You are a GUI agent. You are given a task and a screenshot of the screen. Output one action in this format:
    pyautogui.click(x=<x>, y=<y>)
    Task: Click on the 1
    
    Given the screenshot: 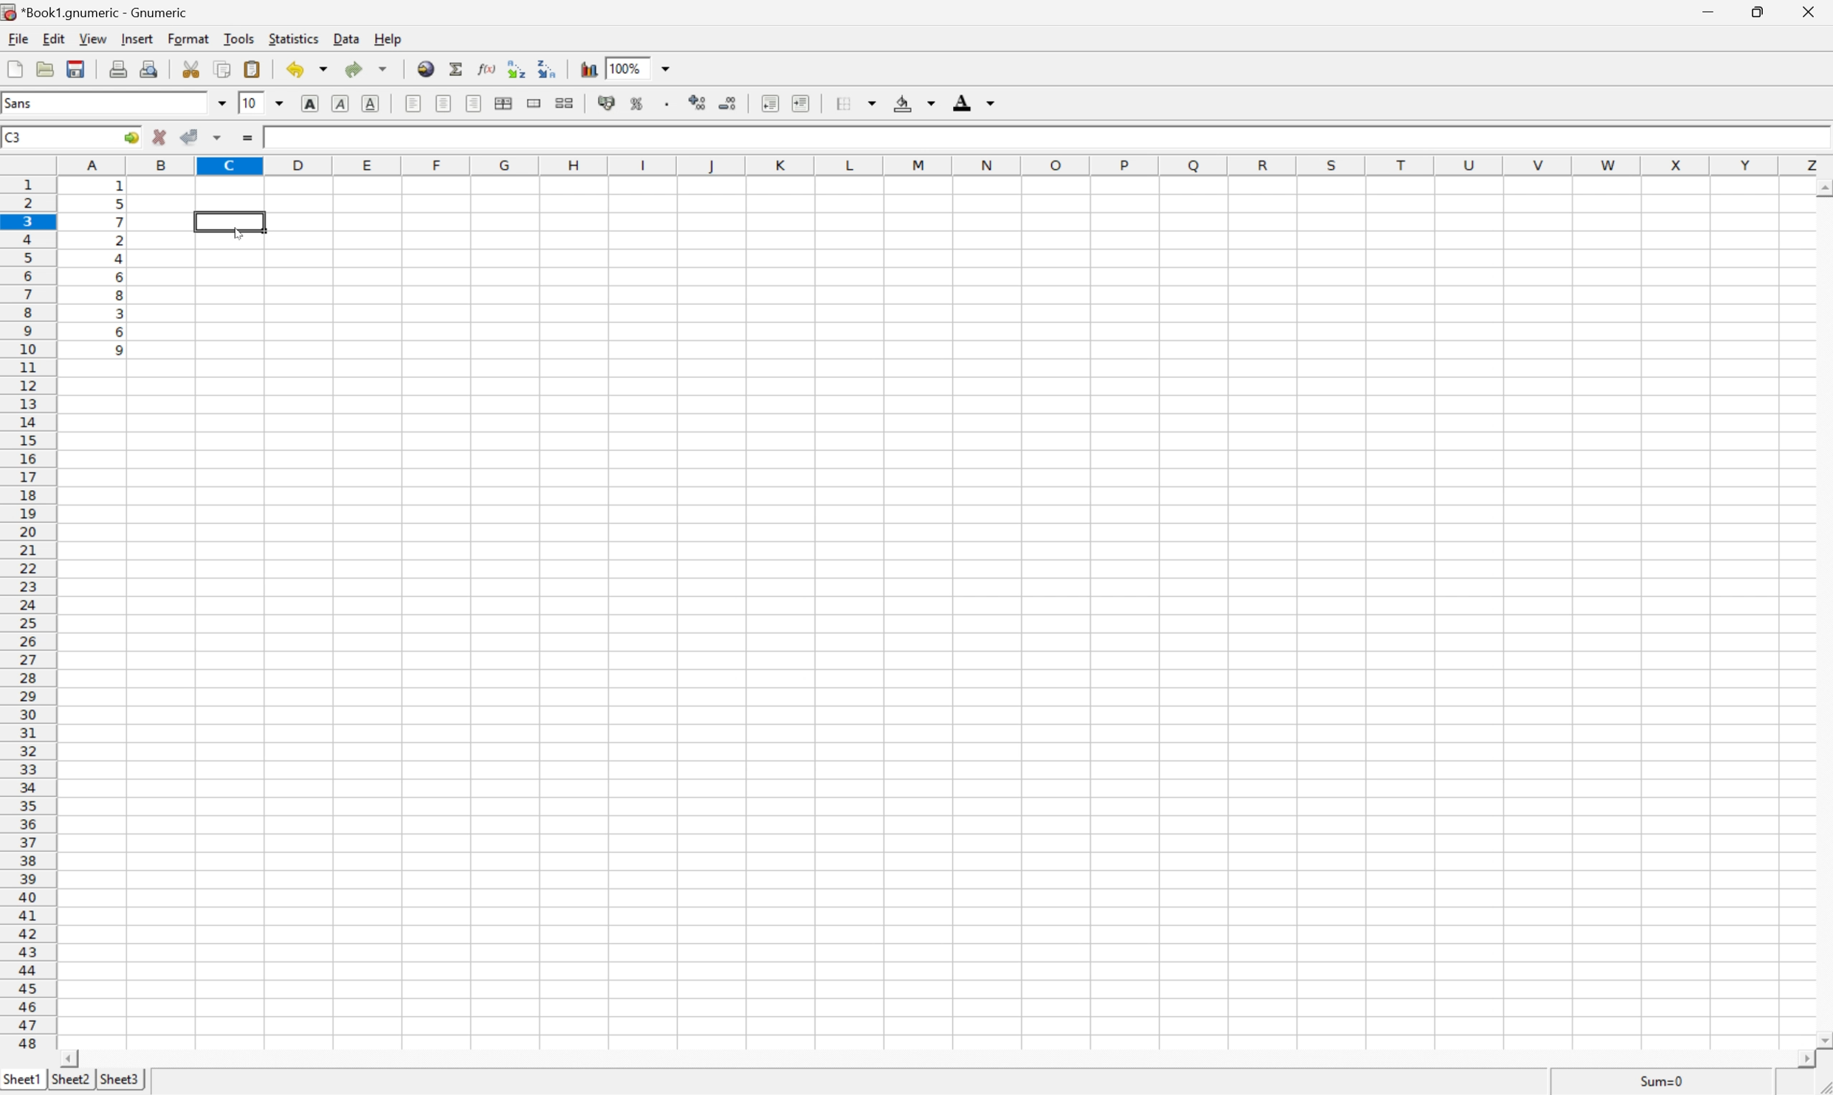 What is the action you would take?
    pyautogui.click(x=278, y=138)
    